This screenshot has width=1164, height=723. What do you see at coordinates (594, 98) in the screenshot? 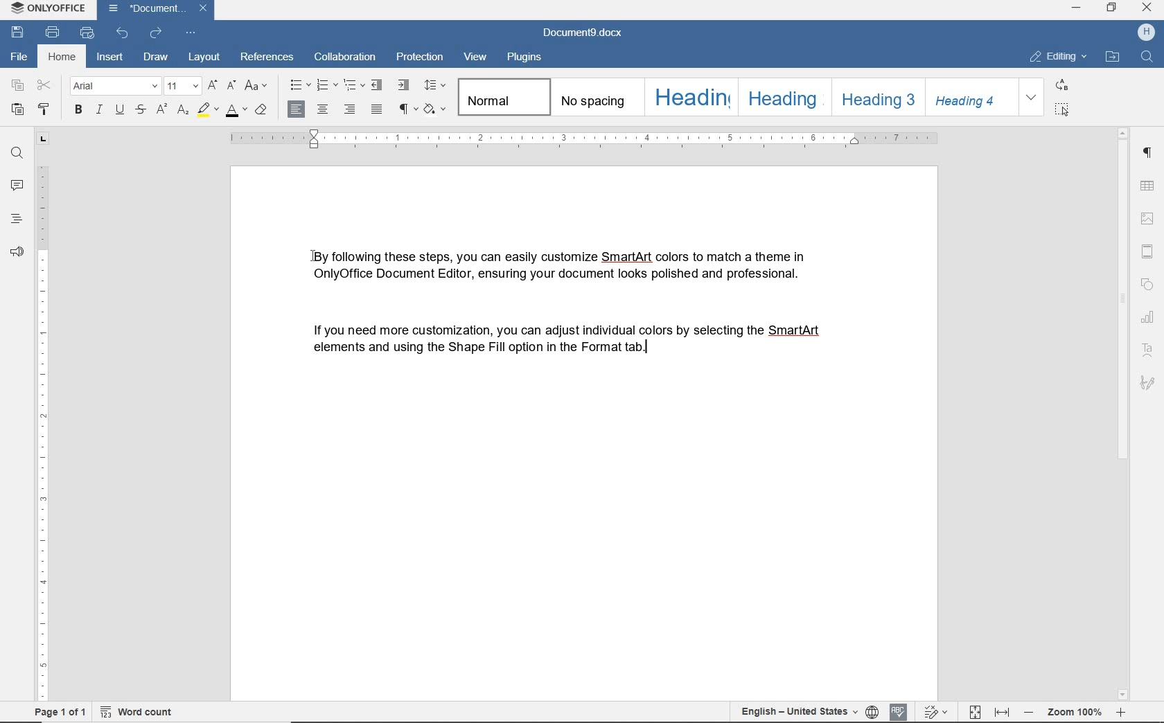
I see `no spacing` at bounding box center [594, 98].